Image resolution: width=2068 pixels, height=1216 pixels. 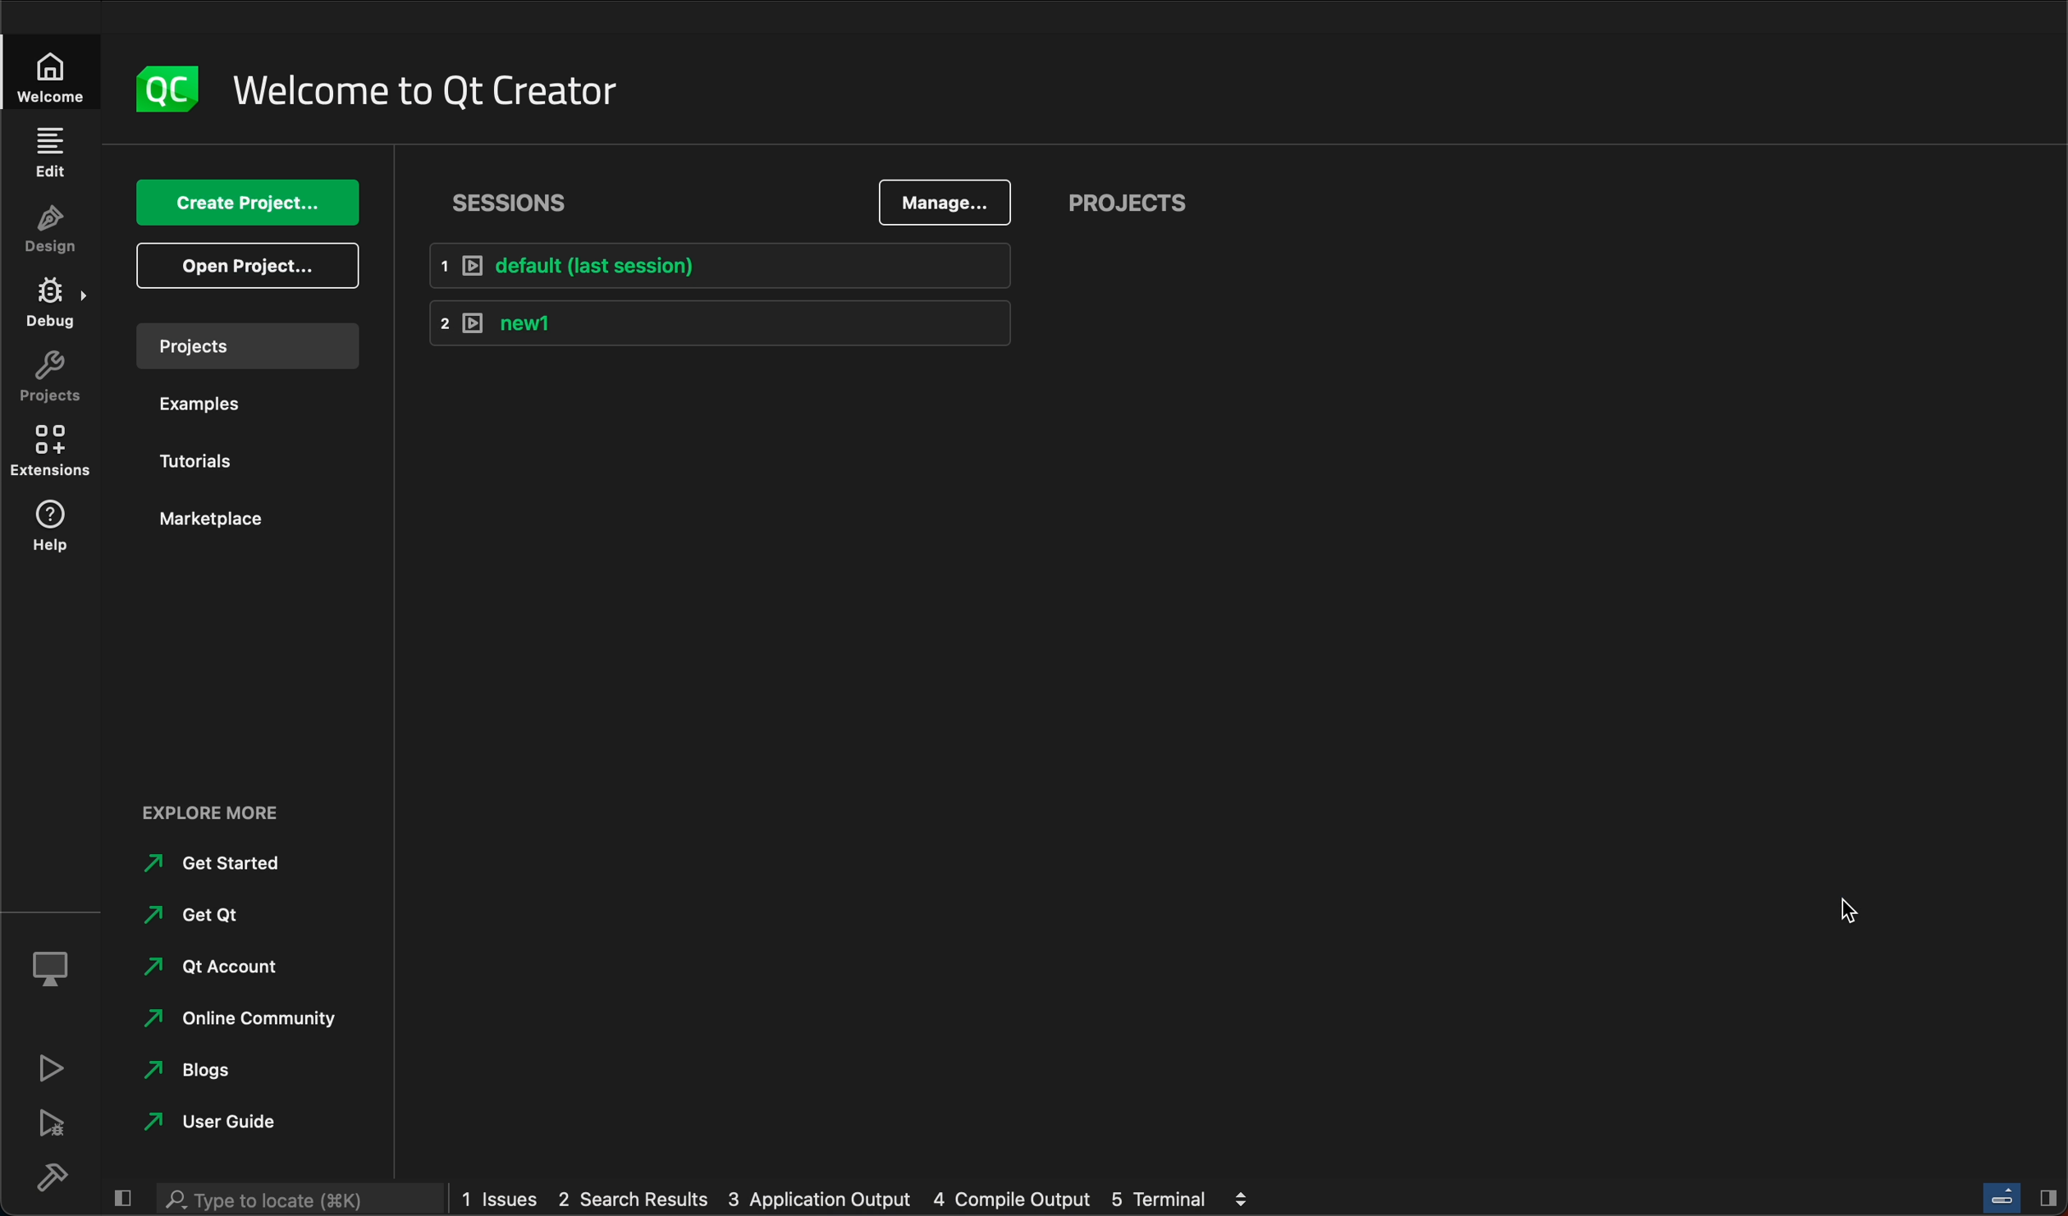 I want to click on open project, so click(x=255, y=265).